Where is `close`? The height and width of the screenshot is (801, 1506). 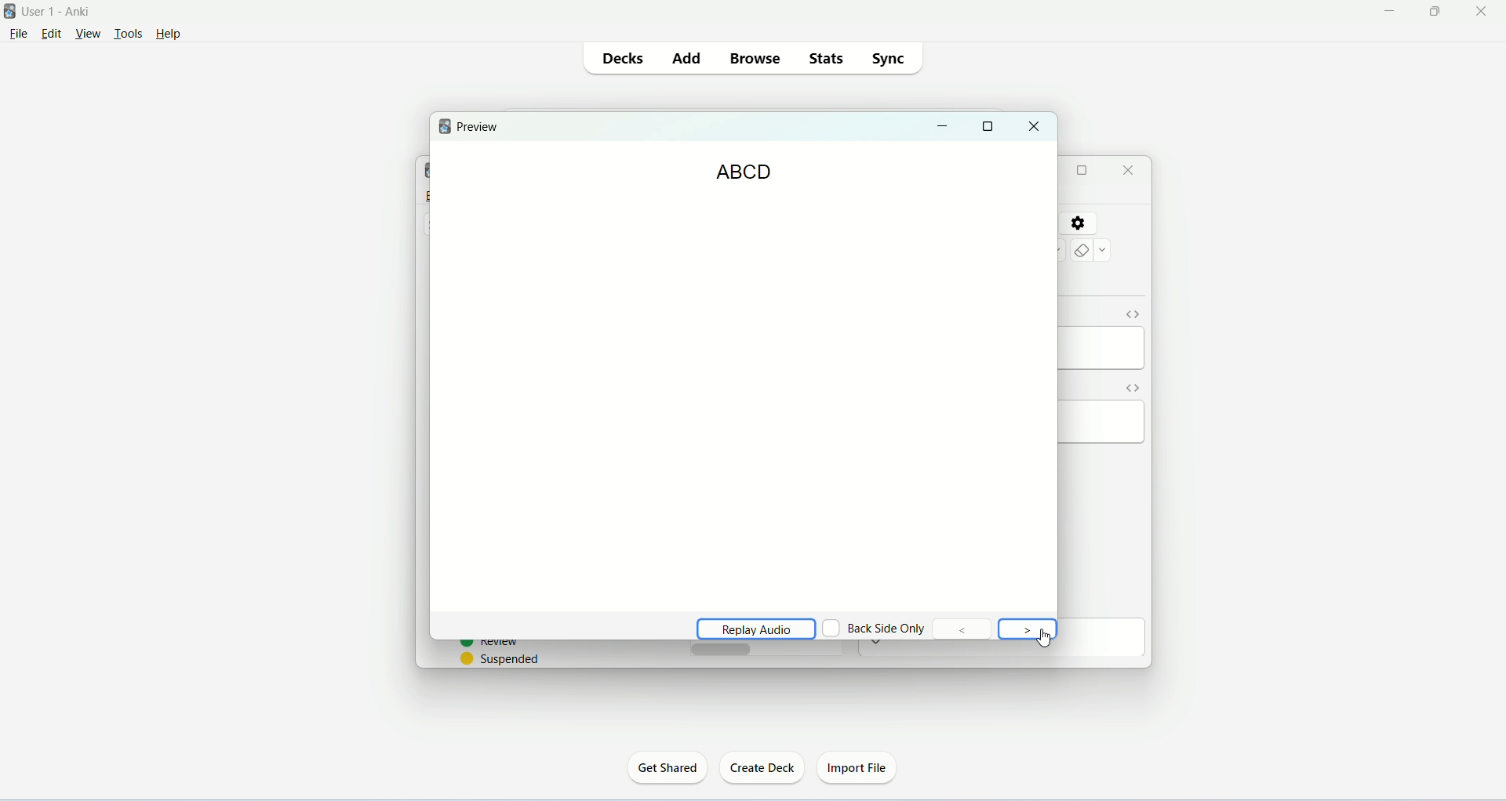 close is located at coordinates (1034, 127).